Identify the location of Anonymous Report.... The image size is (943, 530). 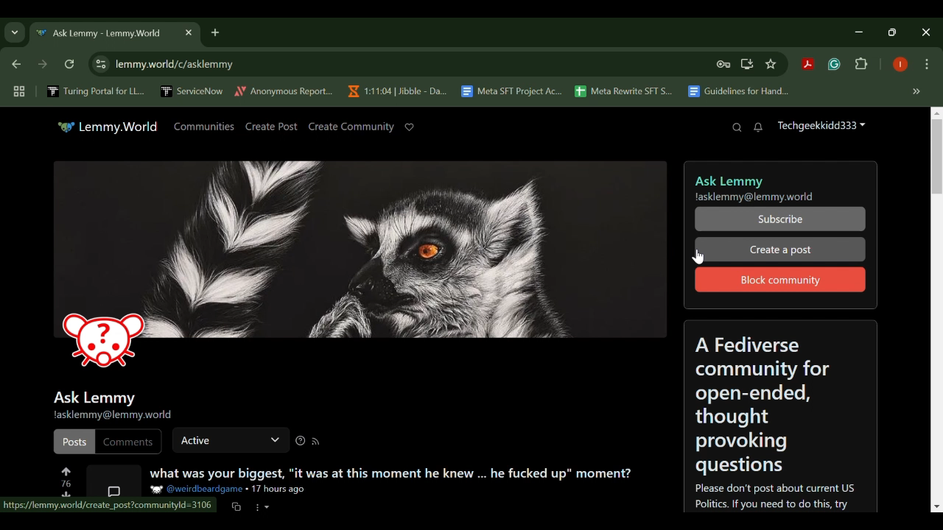
(284, 91).